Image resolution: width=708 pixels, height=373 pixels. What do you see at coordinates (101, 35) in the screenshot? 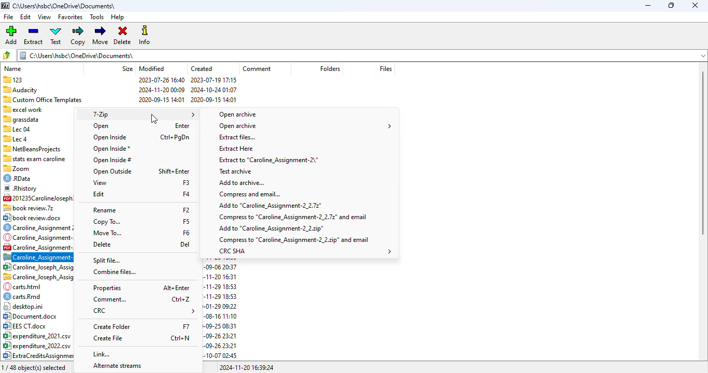
I see `move` at bounding box center [101, 35].